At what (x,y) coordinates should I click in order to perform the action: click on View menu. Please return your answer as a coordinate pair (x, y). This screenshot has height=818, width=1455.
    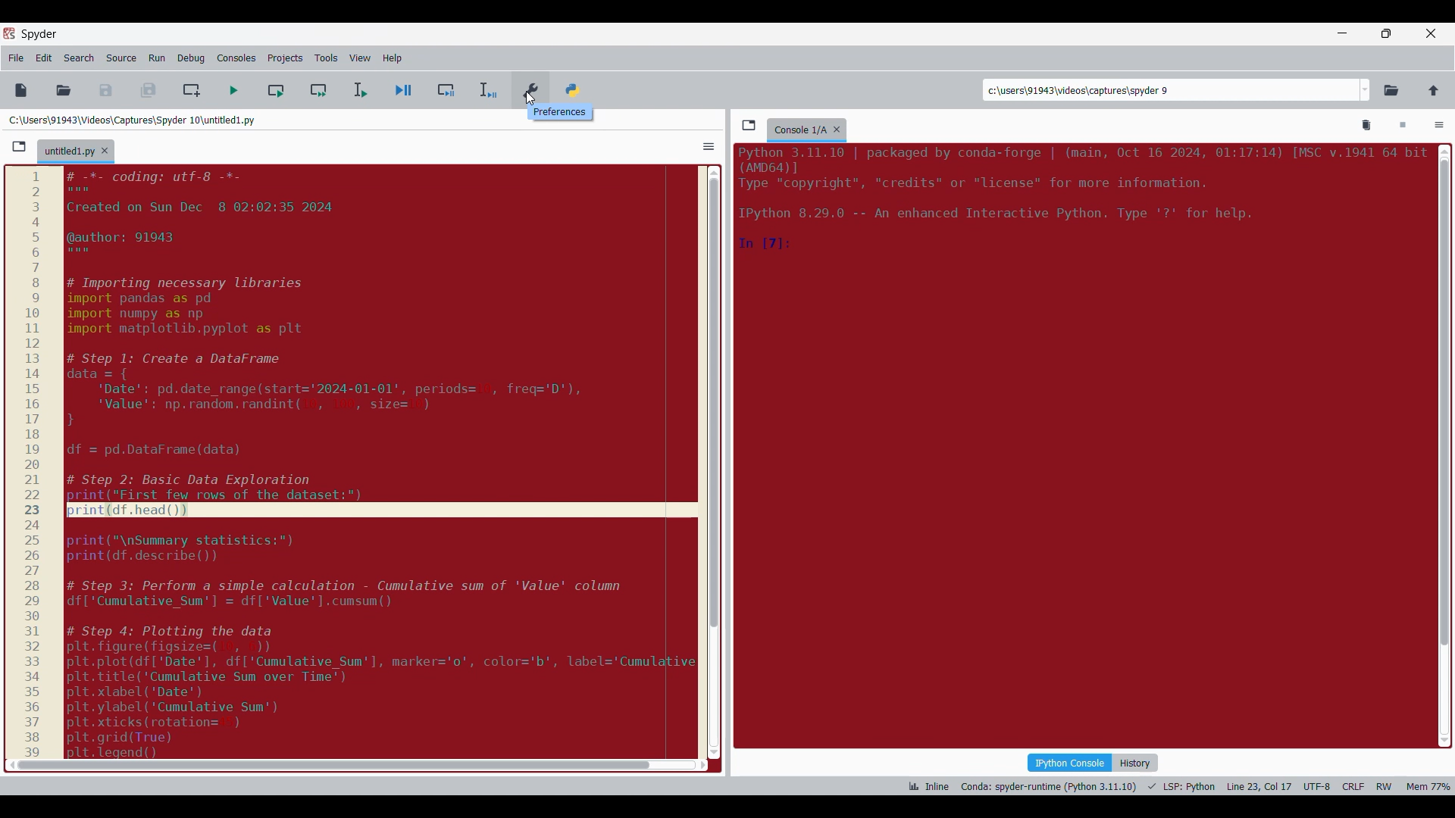
    Looking at the image, I should click on (360, 58).